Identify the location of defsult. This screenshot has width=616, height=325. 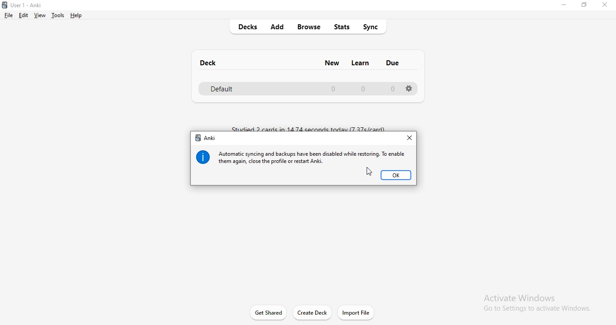
(303, 88).